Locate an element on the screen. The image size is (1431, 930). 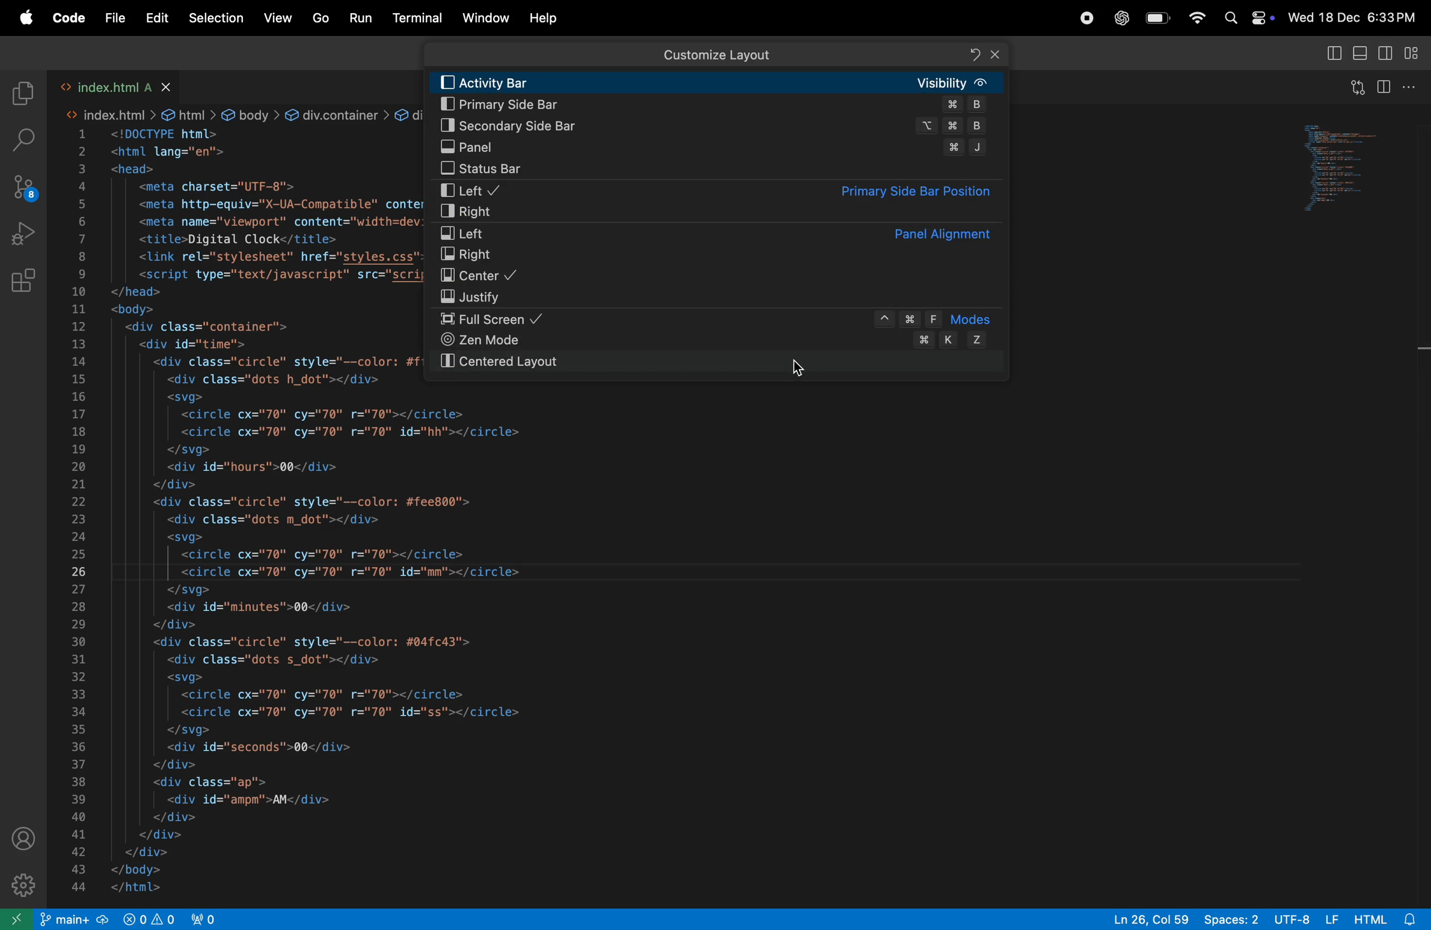
cursor is located at coordinates (798, 368).